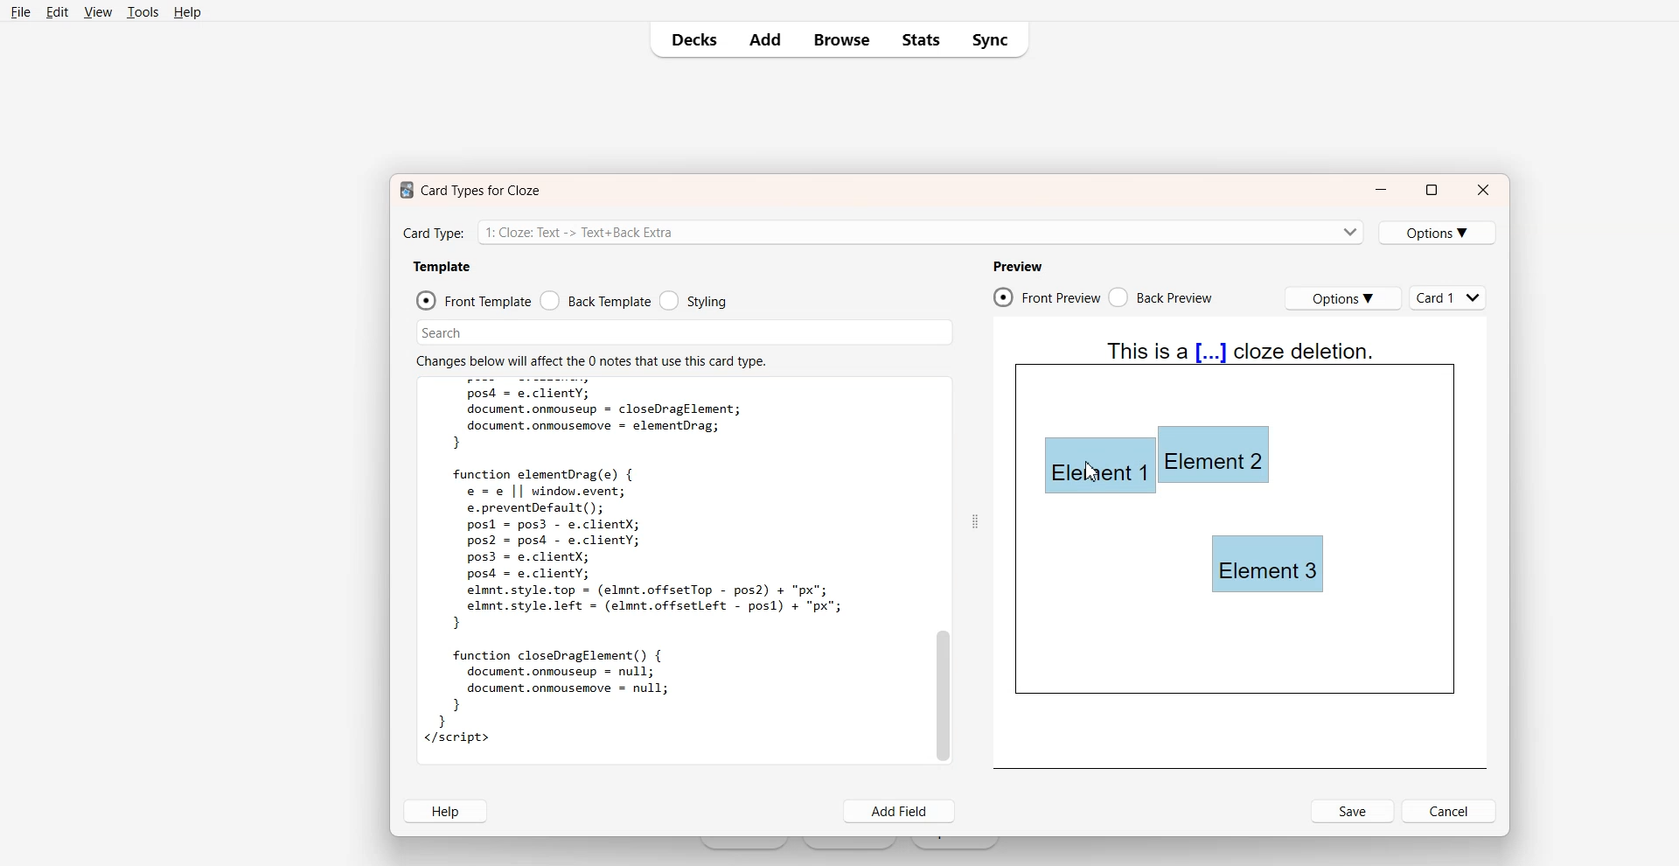  What do you see at coordinates (590, 360) in the screenshot?
I see `Text 2` at bounding box center [590, 360].